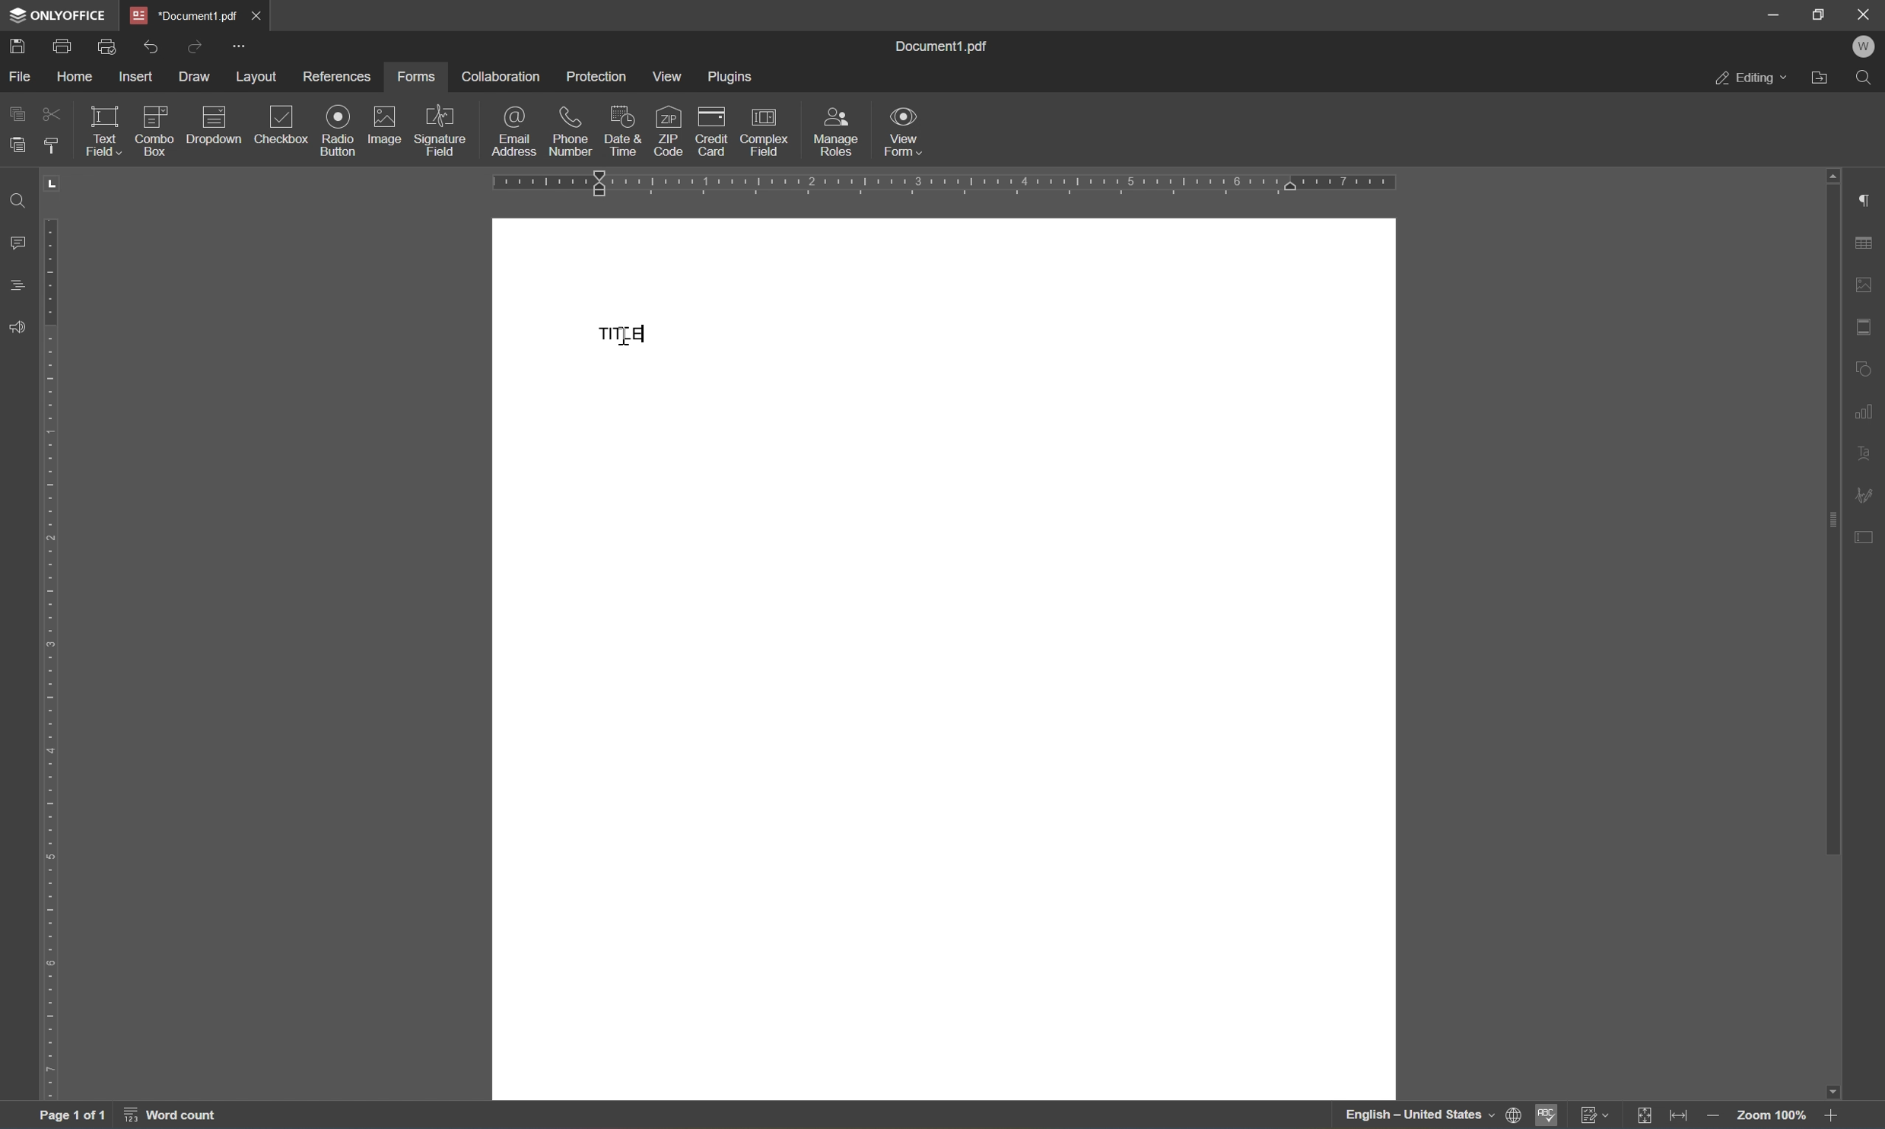  I want to click on page 1 of 1, so click(73, 1113).